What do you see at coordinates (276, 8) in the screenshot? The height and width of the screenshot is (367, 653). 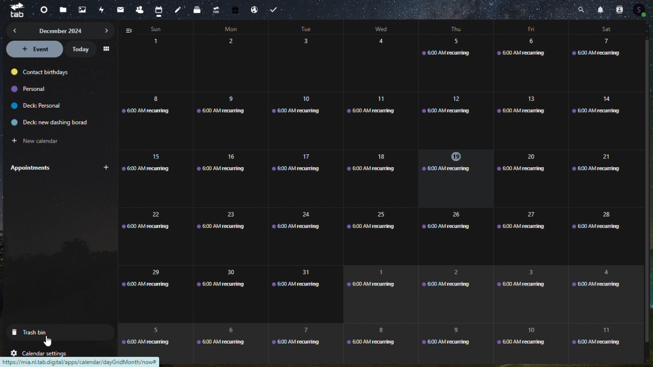 I see `Task` at bounding box center [276, 8].